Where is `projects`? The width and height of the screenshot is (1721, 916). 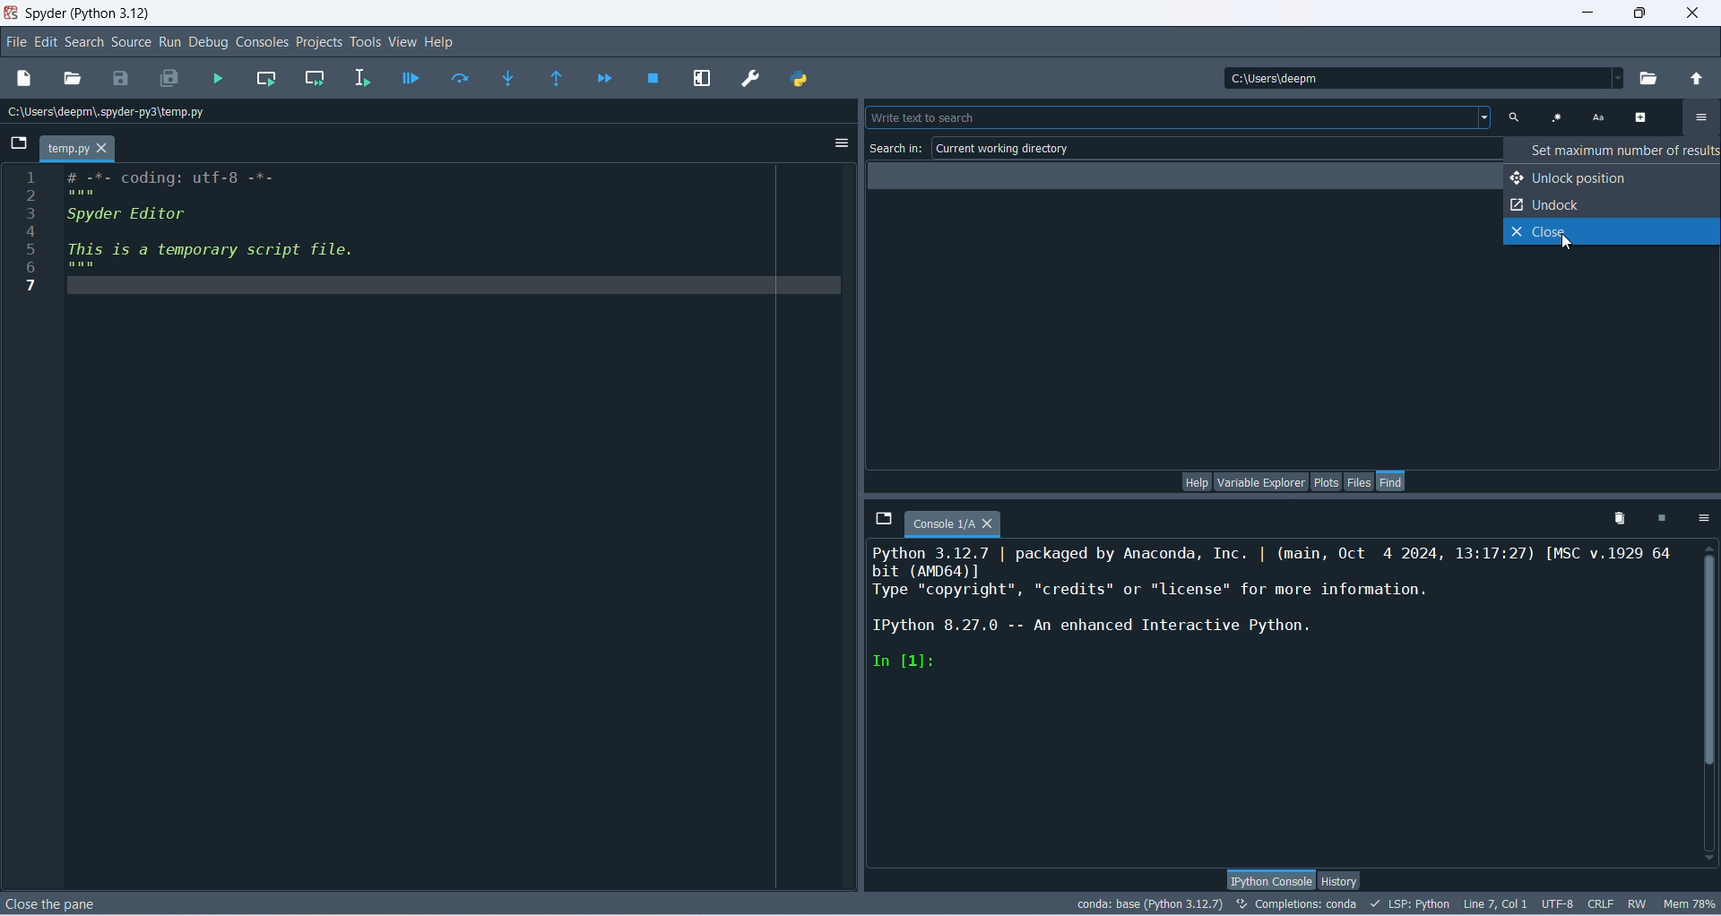 projects is located at coordinates (319, 44).